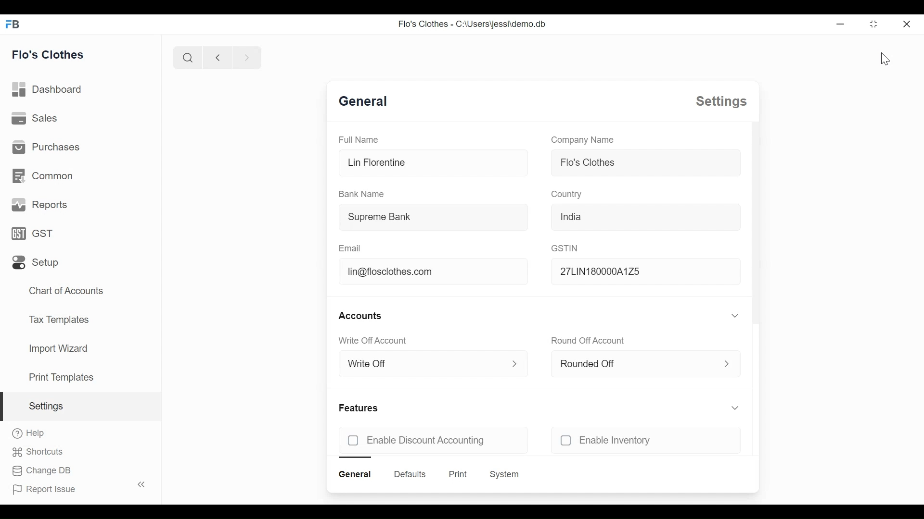  Describe the element at coordinates (568, 195) in the screenshot. I see `Country` at that location.